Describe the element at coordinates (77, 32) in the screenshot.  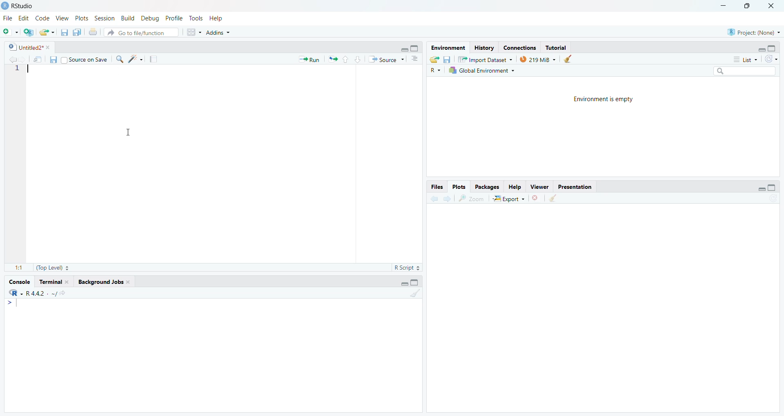
I see `Save all open files` at that location.